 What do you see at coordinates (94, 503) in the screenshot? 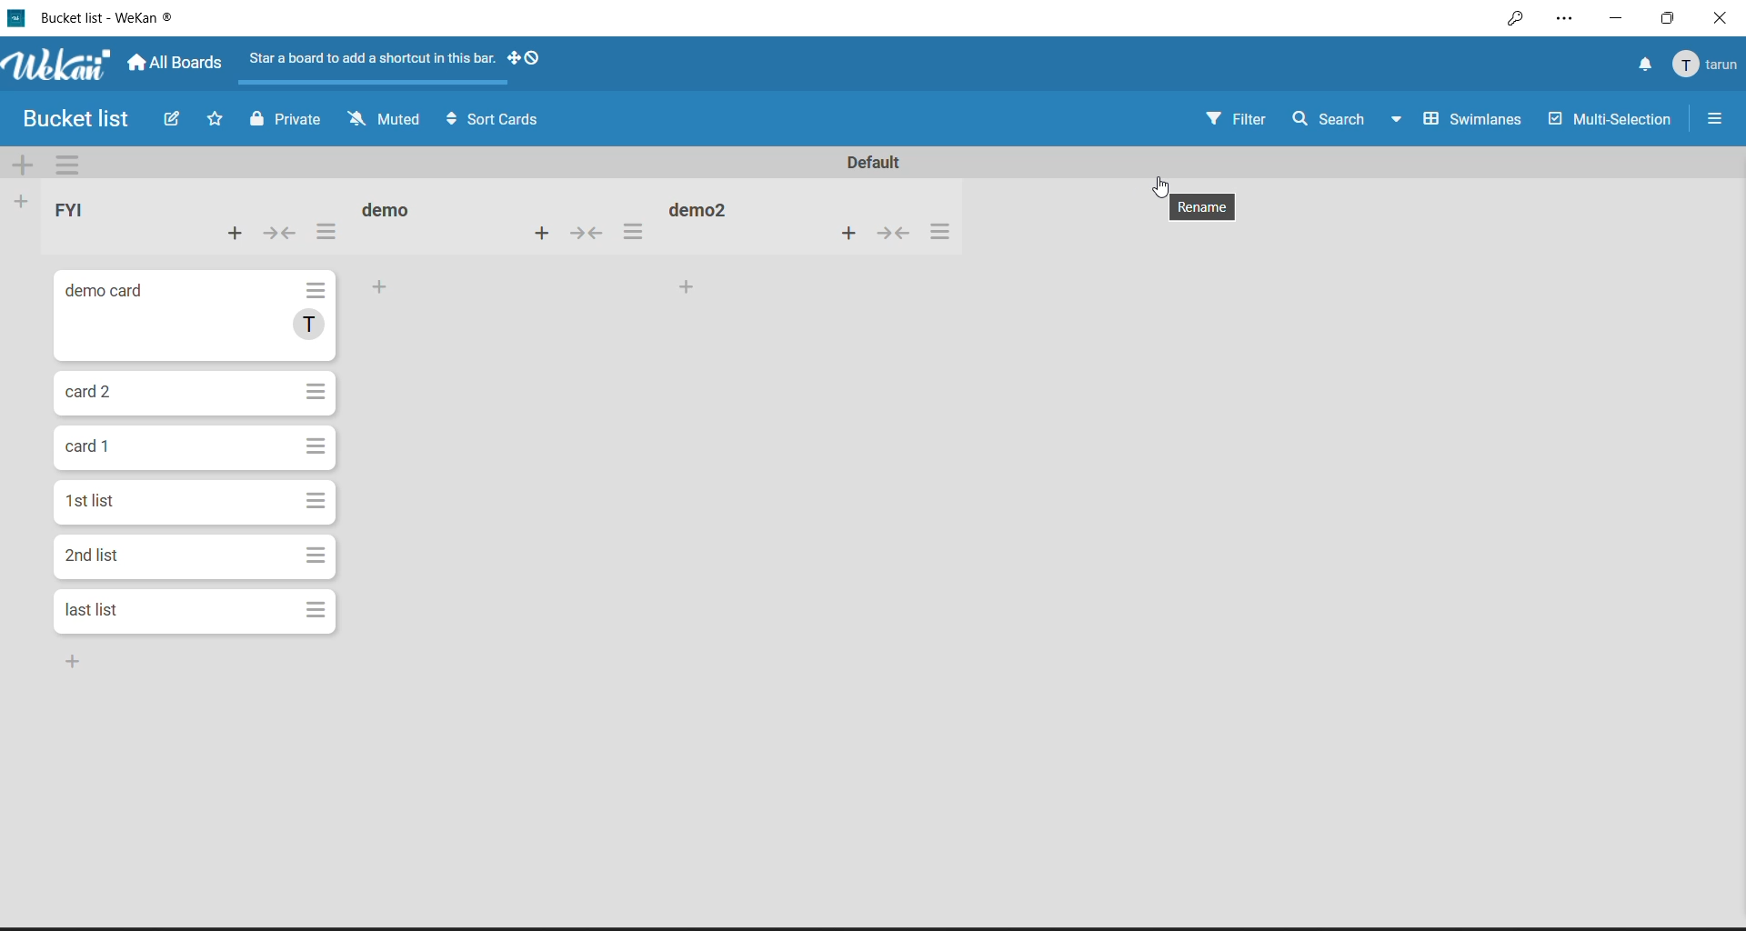
I see `card title` at bounding box center [94, 503].